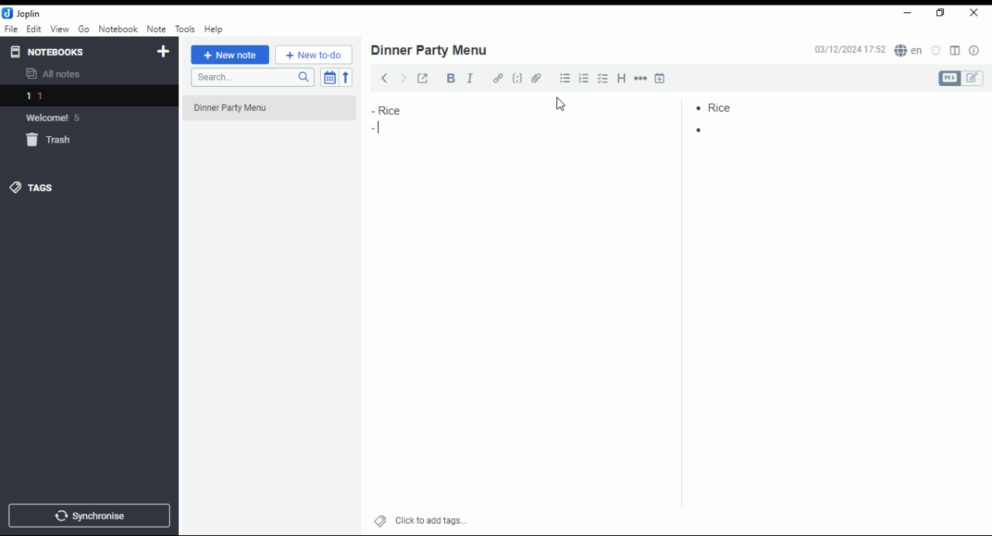 The image size is (992, 536). I want to click on close, so click(973, 14).